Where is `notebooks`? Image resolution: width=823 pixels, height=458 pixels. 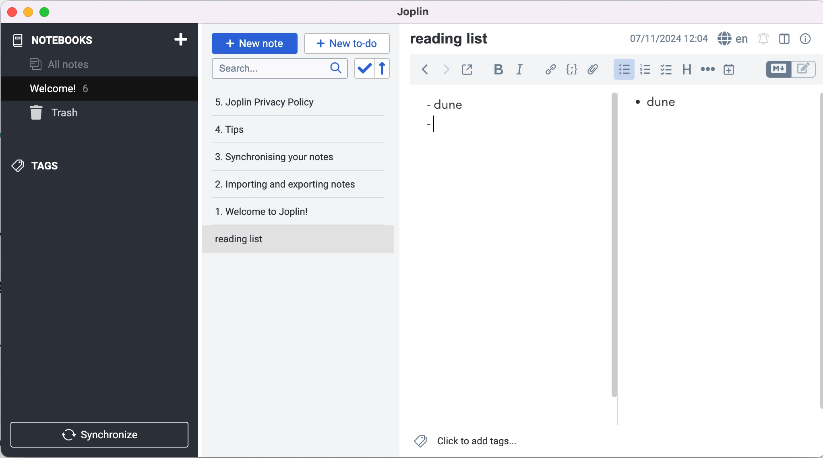
notebooks is located at coordinates (89, 40).